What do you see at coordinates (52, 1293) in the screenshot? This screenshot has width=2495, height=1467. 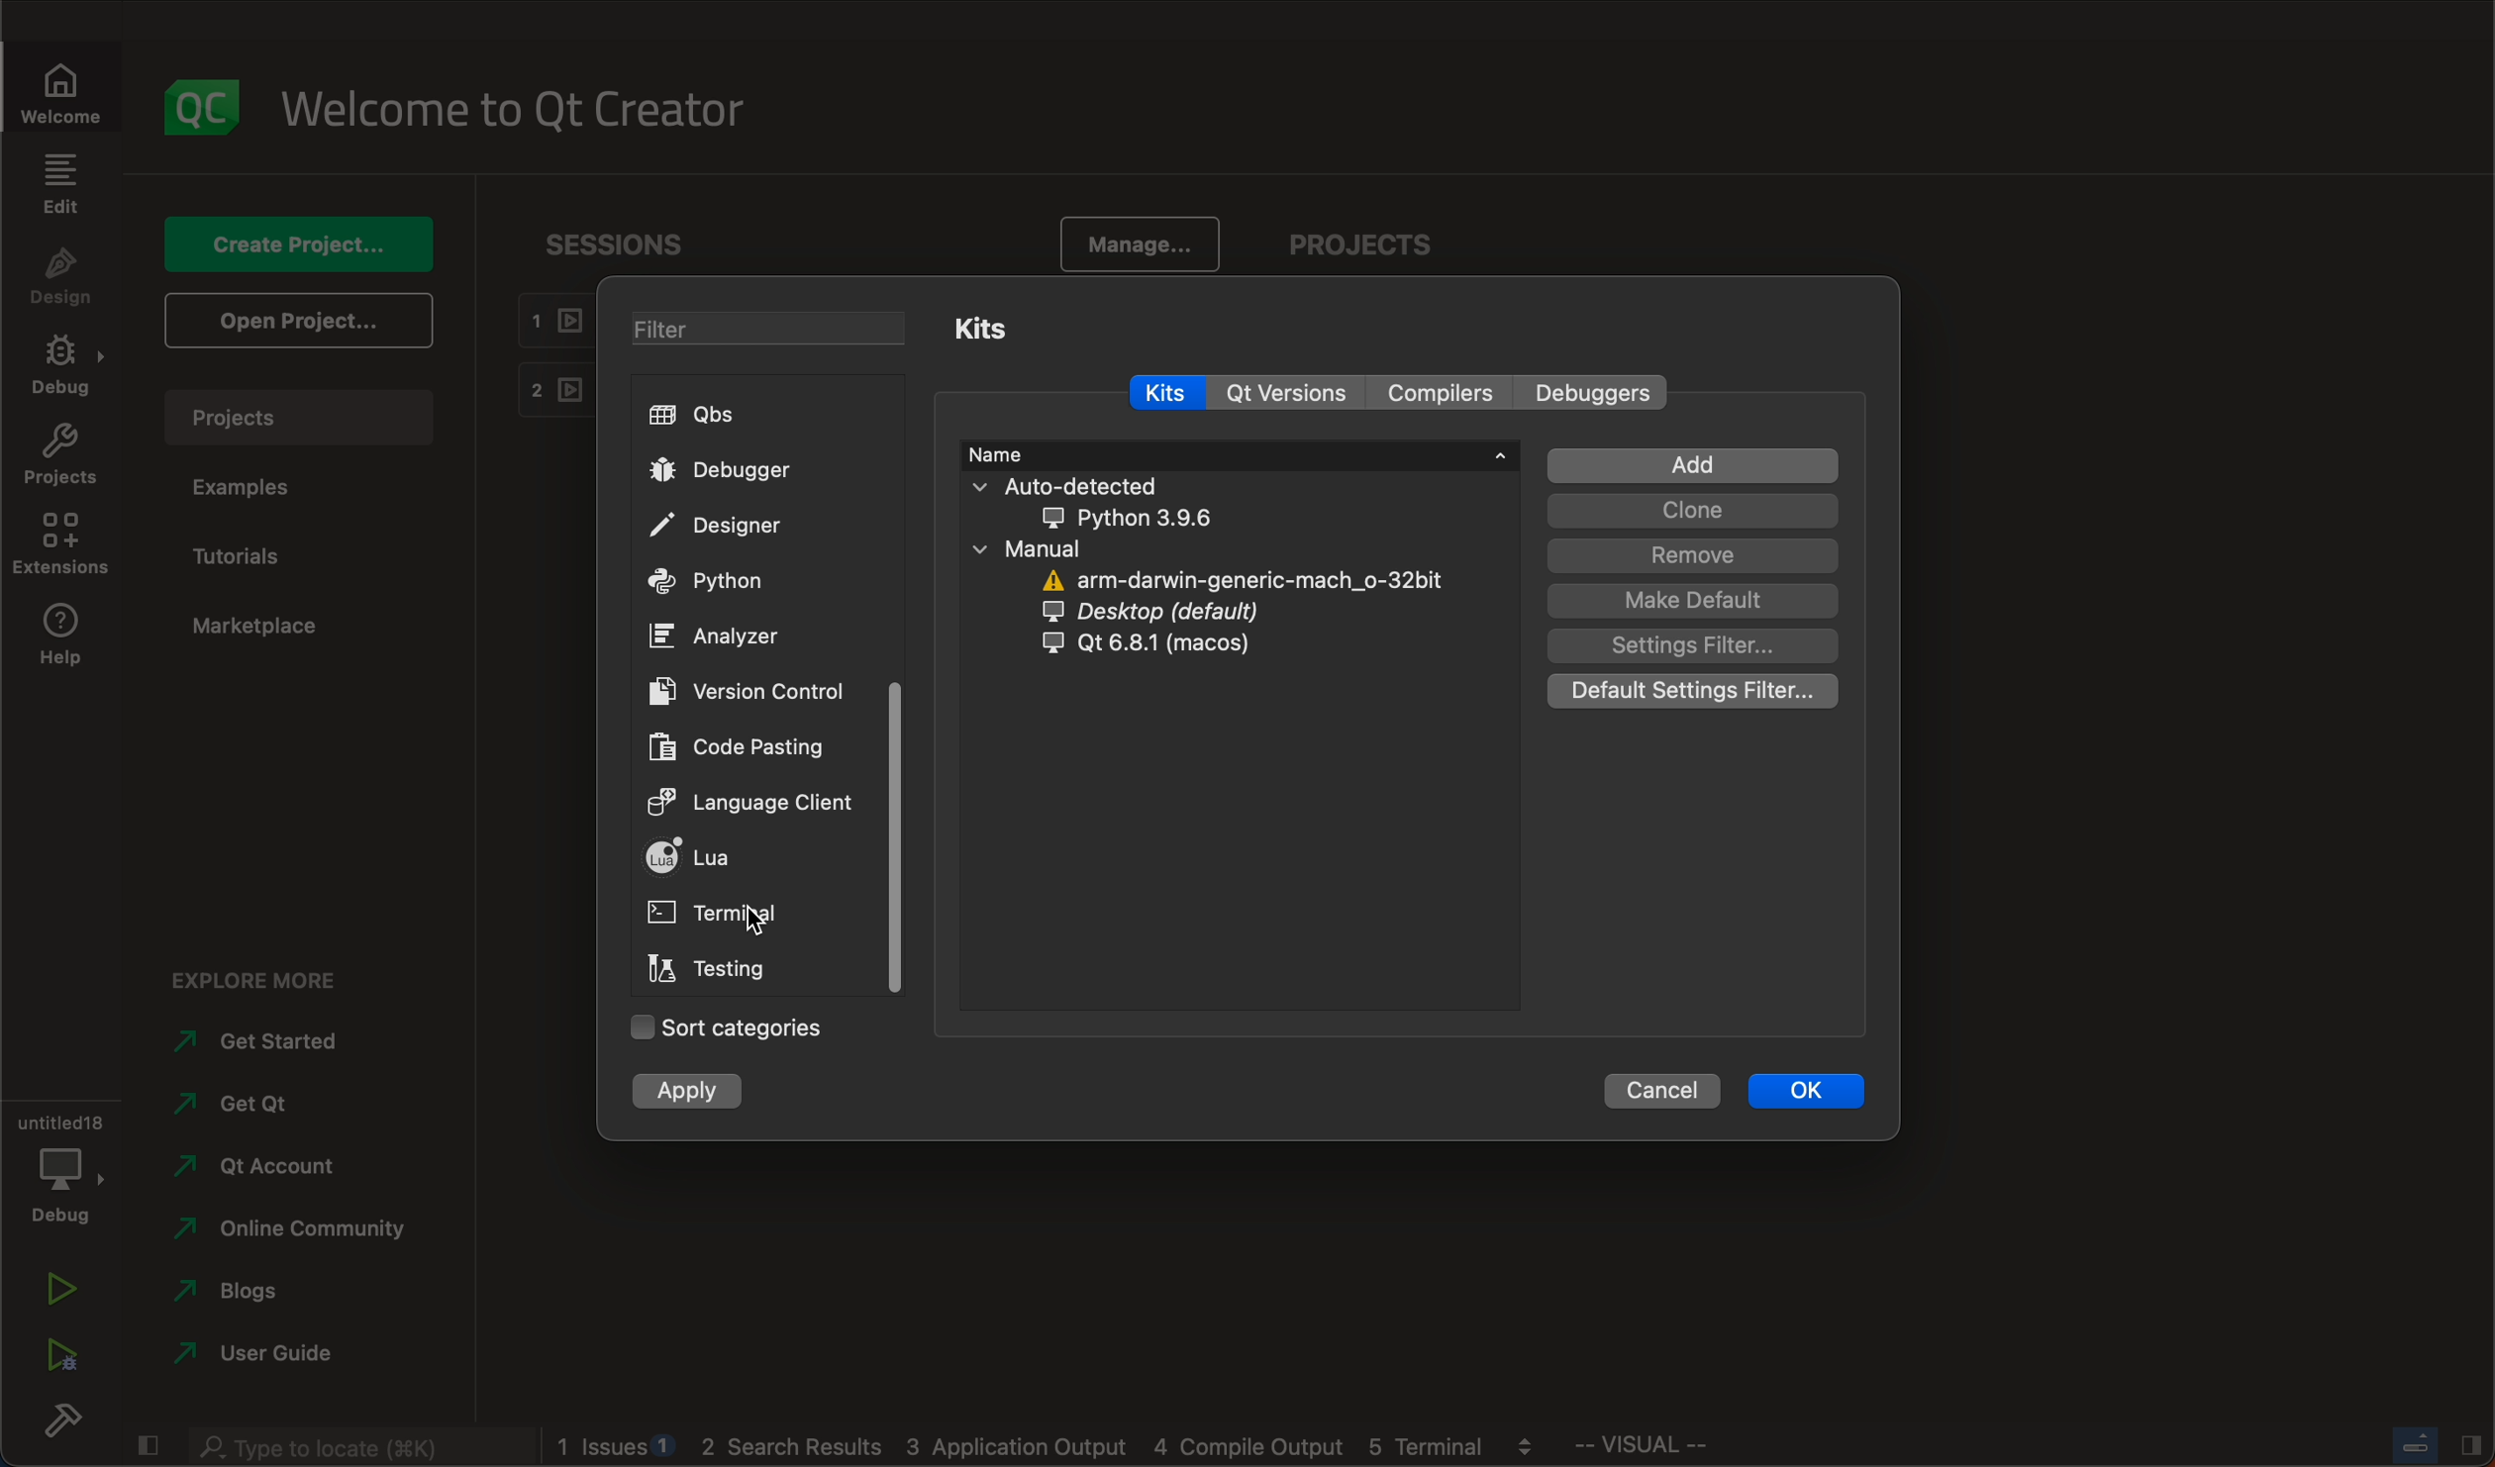 I see `run` at bounding box center [52, 1293].